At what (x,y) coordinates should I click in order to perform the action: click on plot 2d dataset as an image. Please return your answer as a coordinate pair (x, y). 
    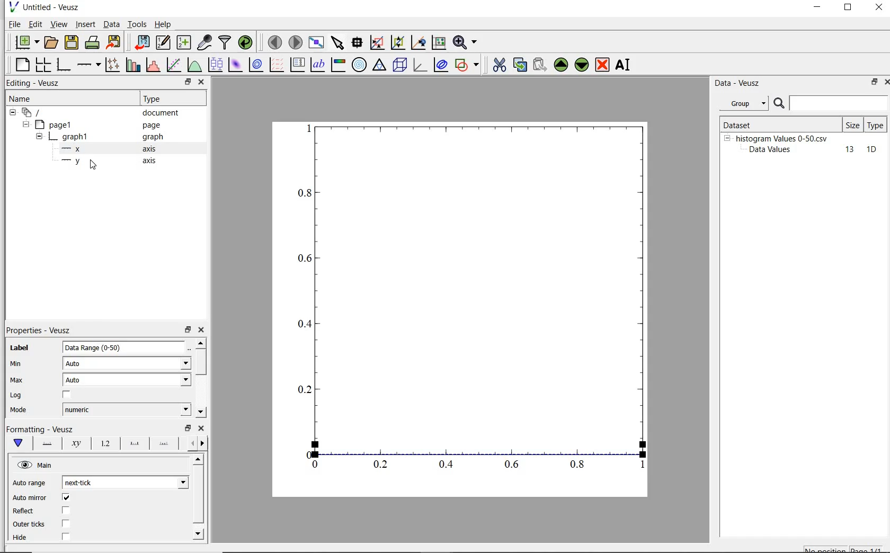
    Looking at the image, I should click on (235, 65).